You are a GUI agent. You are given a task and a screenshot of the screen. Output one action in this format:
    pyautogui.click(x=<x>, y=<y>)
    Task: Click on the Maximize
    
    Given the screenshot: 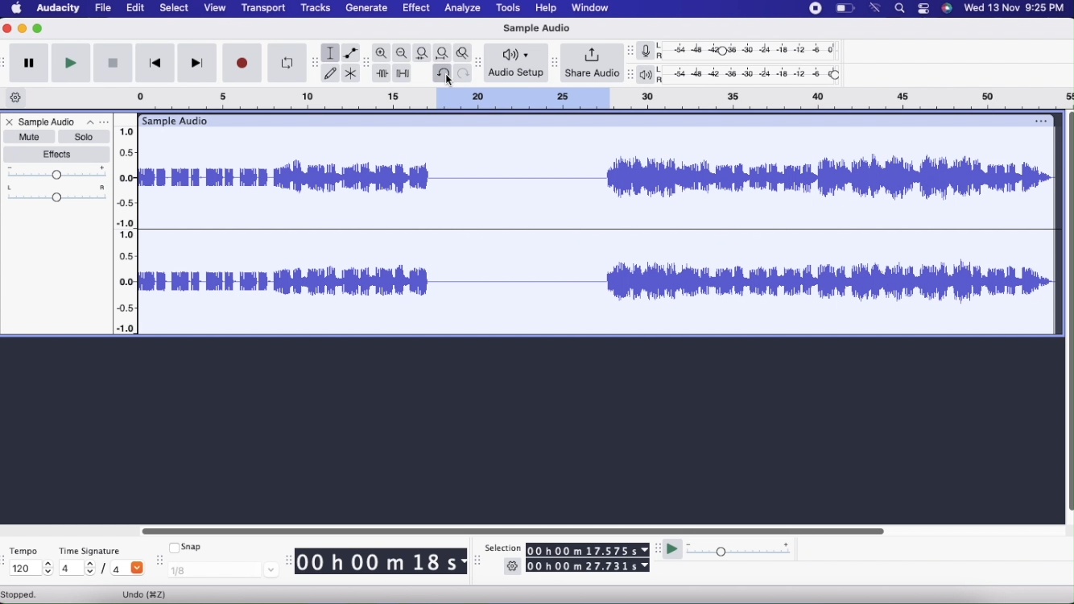 What is the action you would take?
    pyautogui.click(x=40, y=28)
    